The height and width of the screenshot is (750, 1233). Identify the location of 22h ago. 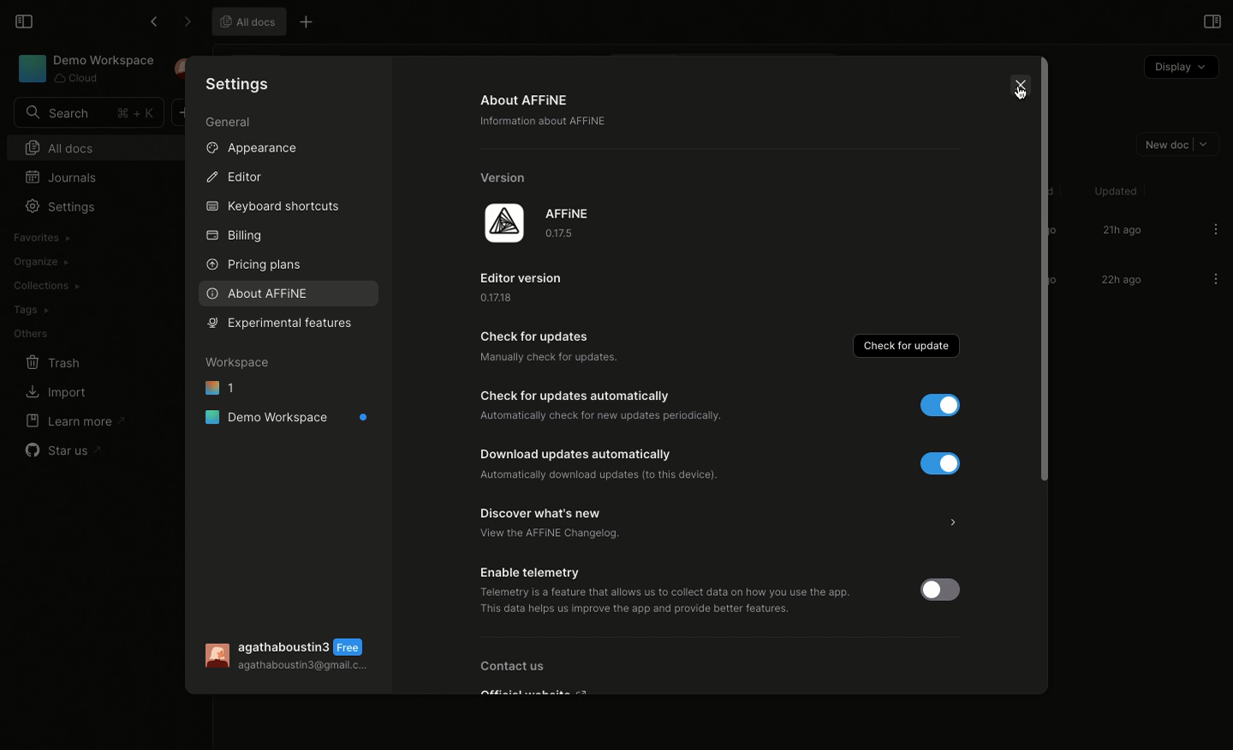
(1119, 282).